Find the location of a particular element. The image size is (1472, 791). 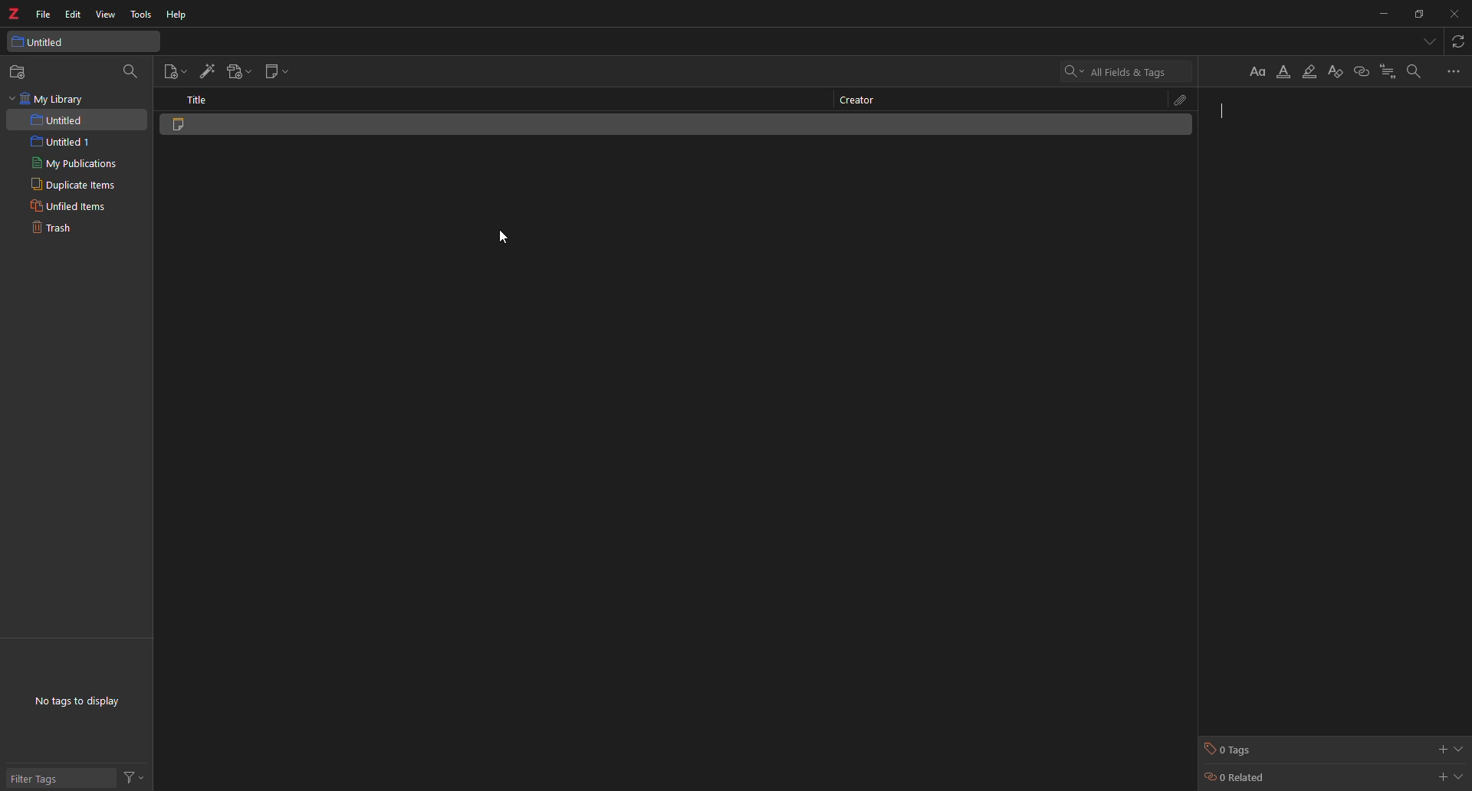

add is located at coordinates (1443, 750).